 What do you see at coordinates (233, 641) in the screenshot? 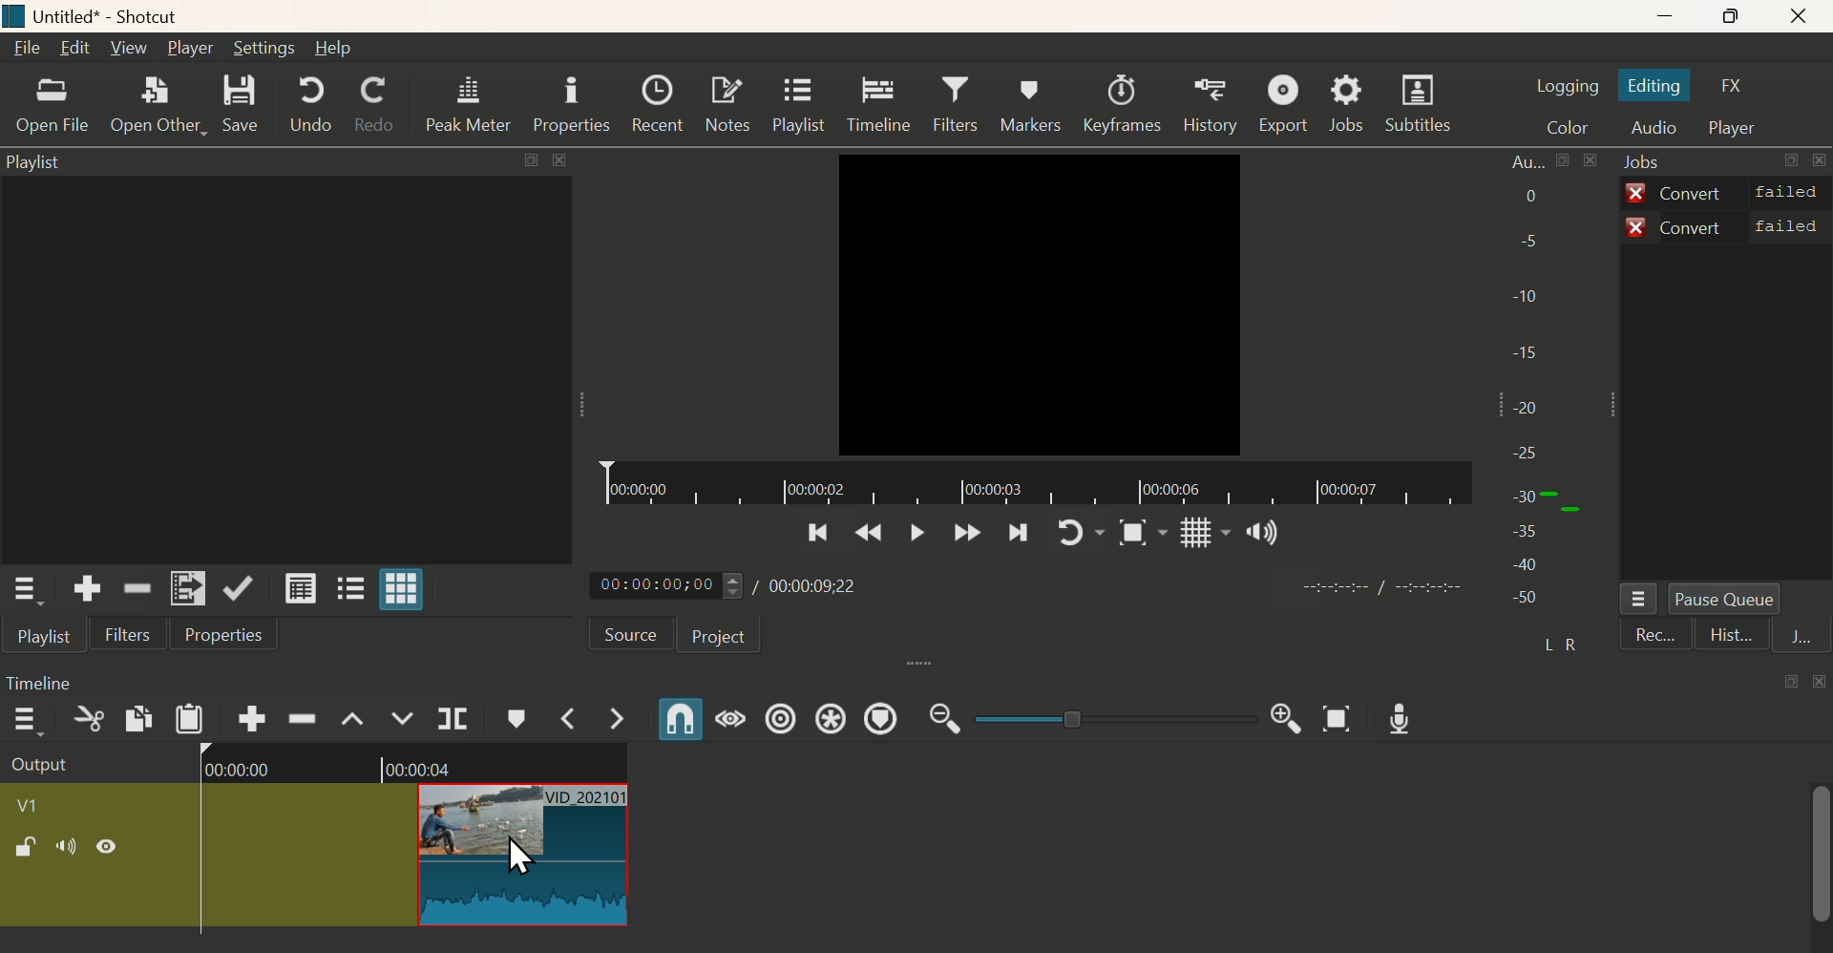
I see `` at bounding box center [233, 641].